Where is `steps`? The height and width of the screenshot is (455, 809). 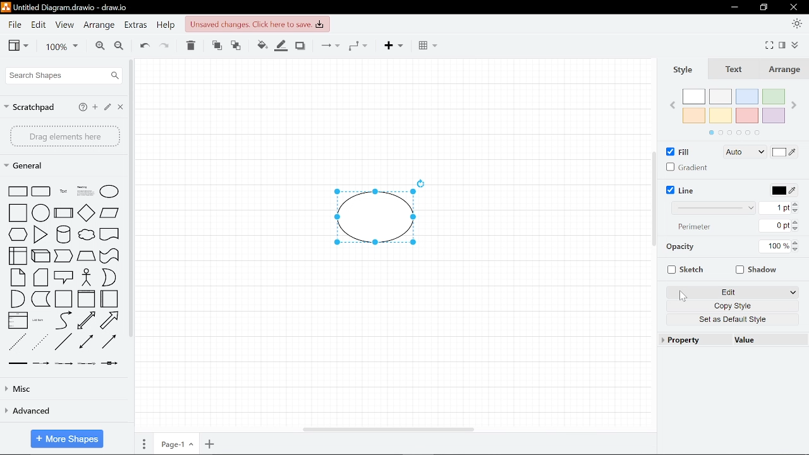 steps is located at coordinates (64, 257).